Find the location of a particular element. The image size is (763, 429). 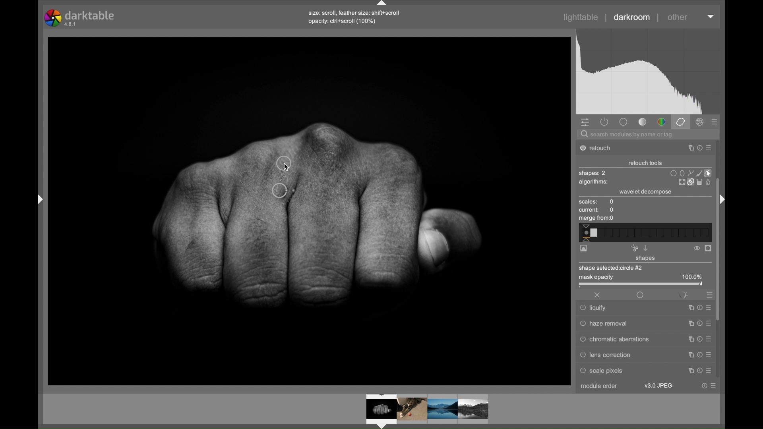

current 0 is located at coordinates (597, 210).